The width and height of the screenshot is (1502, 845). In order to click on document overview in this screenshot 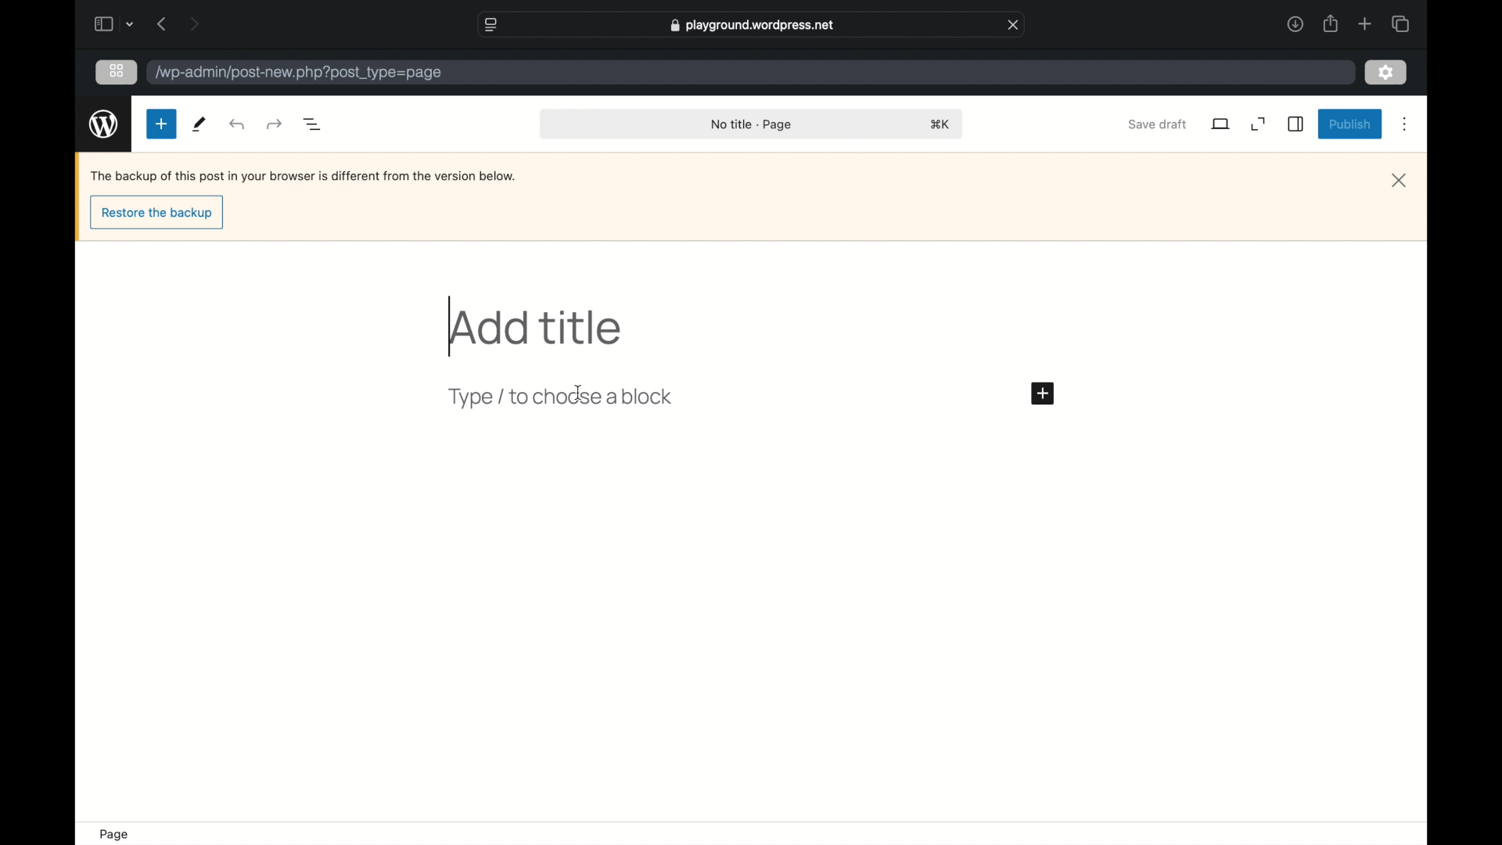, I will do `click(311, 123)`.